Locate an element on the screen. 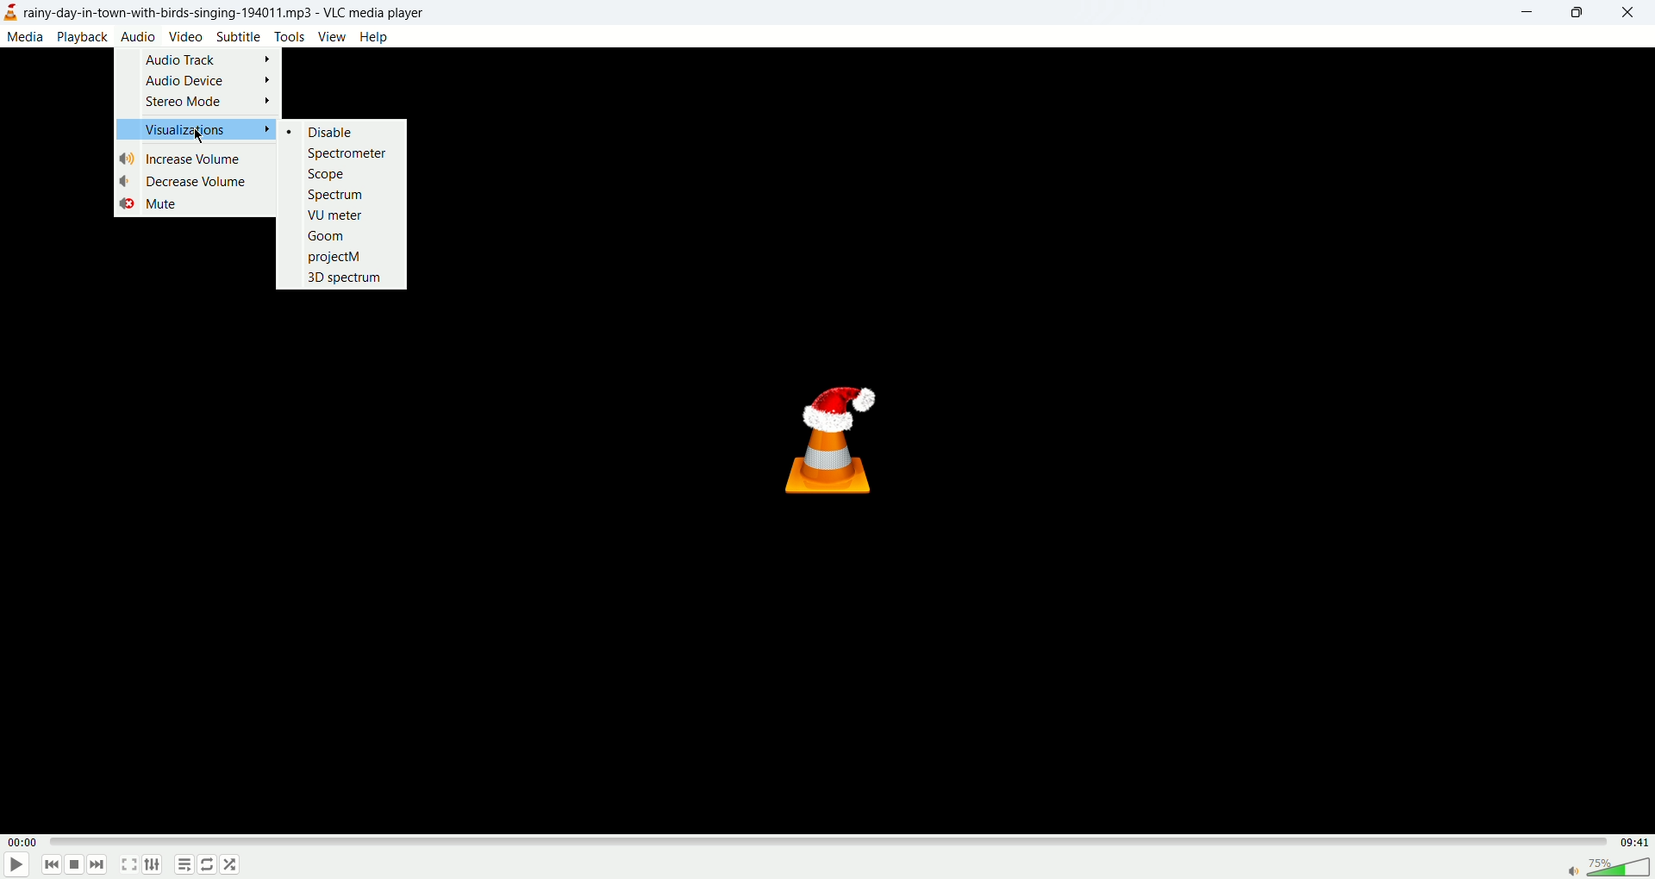 The width and height of the screenshot is (1655, 879). minimize is located at coordinates (1523, 15).